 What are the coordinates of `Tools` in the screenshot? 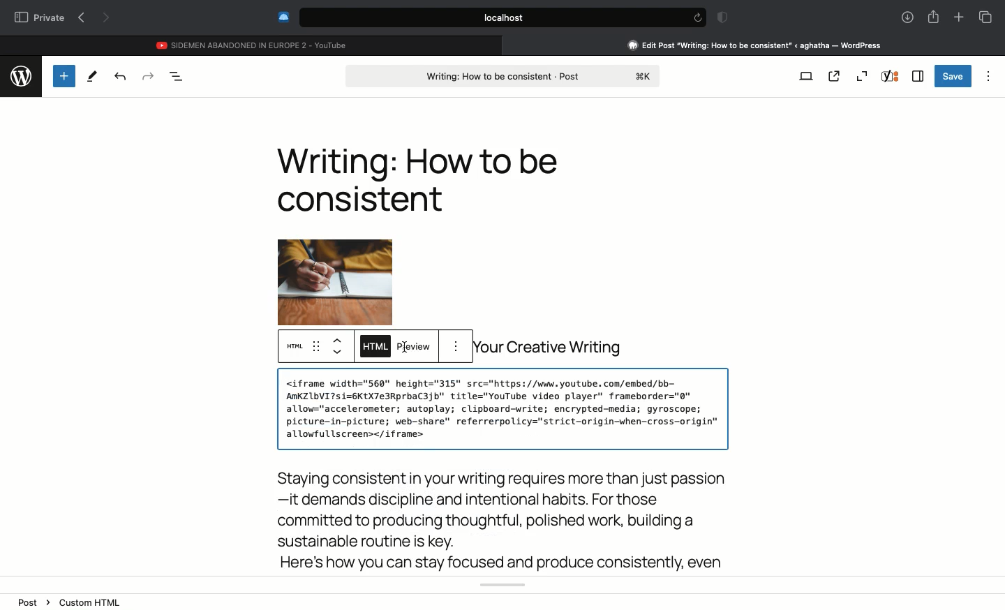 It's located at (92, 77).